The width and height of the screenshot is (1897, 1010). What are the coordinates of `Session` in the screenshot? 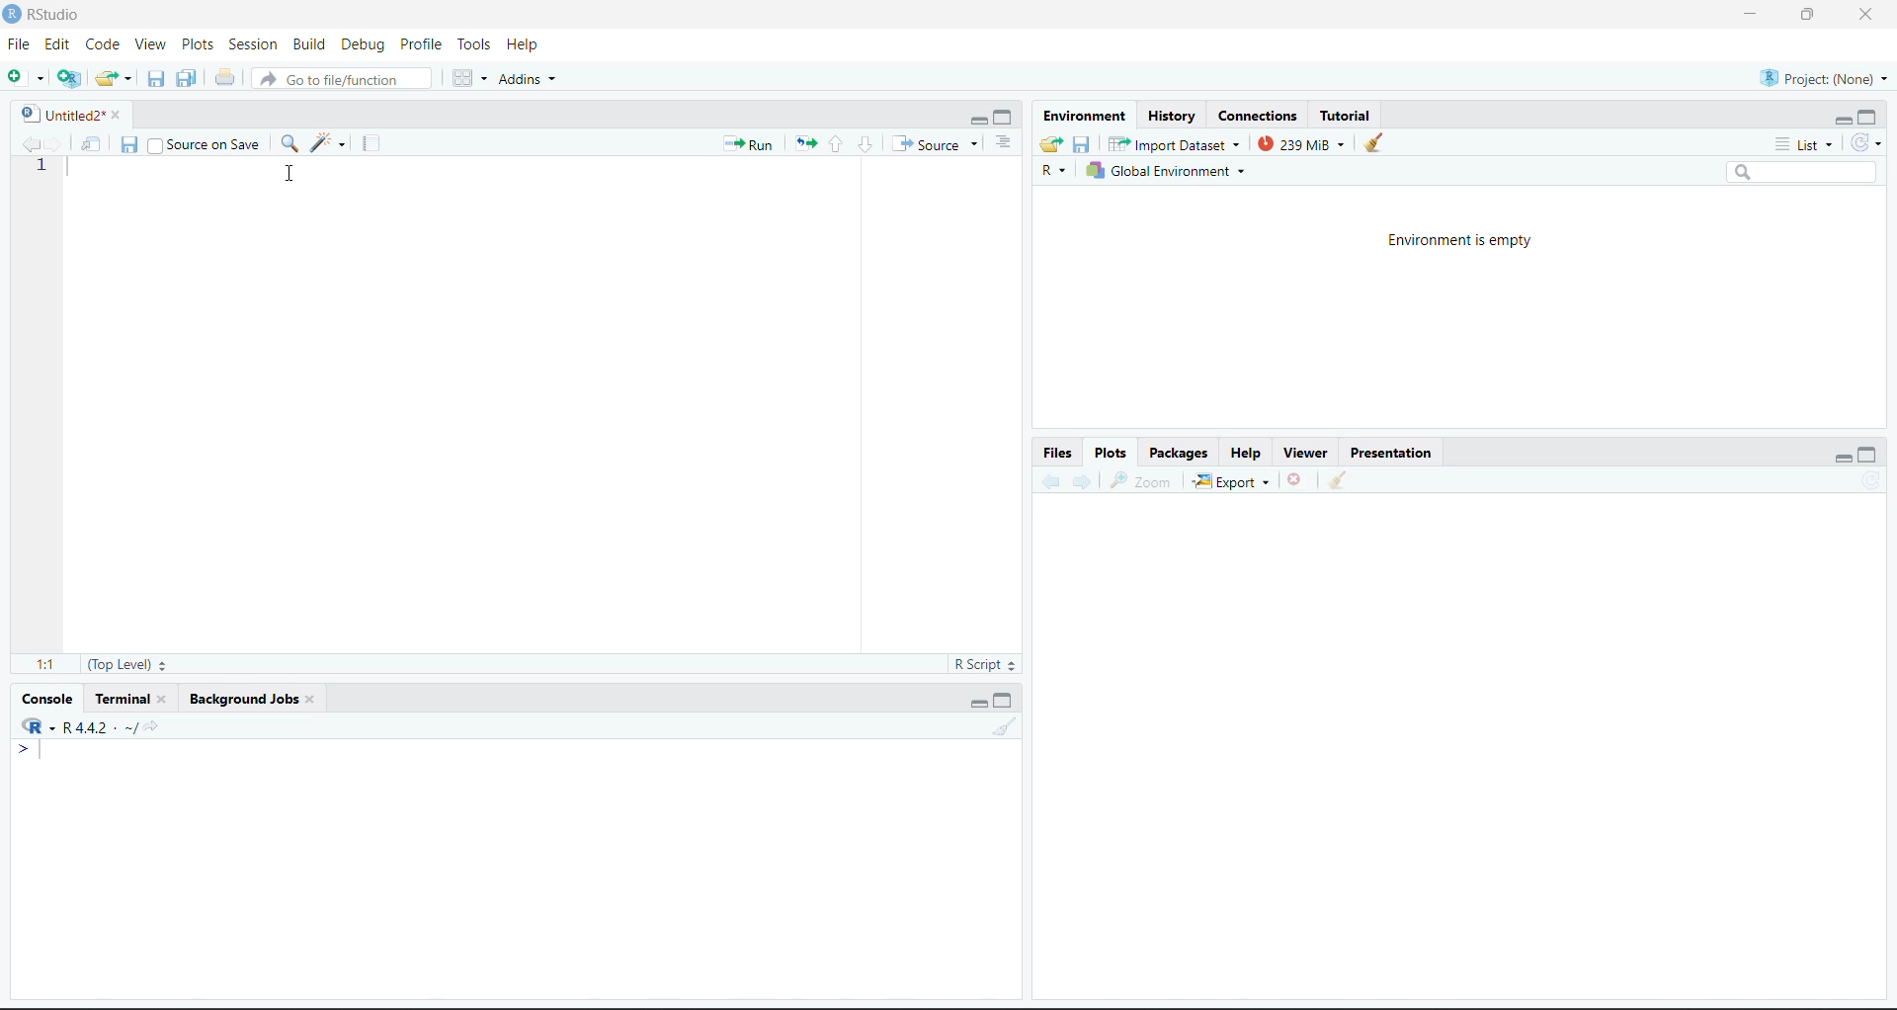 It's located at (253, 42).